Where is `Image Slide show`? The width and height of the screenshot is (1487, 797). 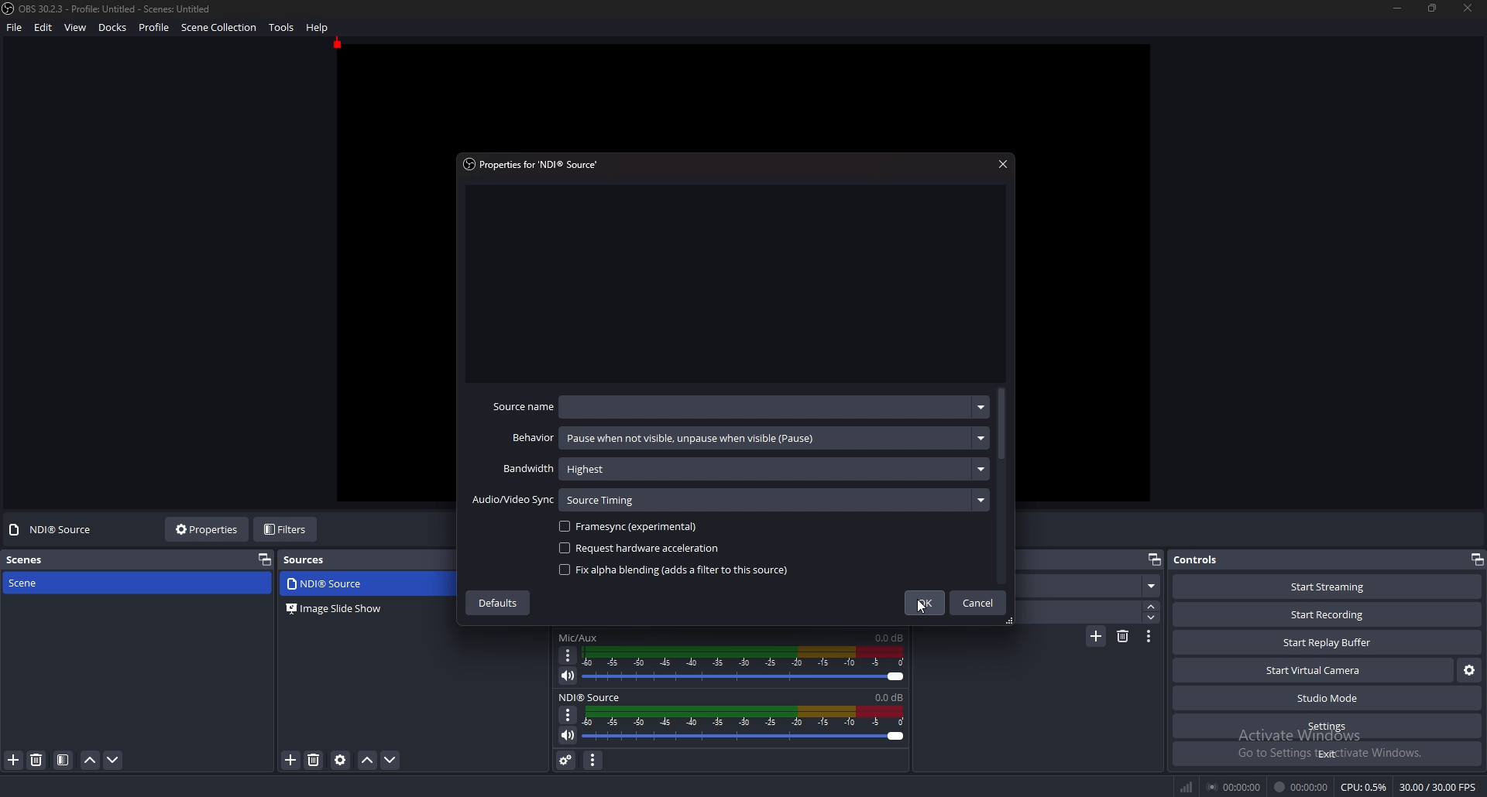
Image Slide show is located at coordinates (334, 609).